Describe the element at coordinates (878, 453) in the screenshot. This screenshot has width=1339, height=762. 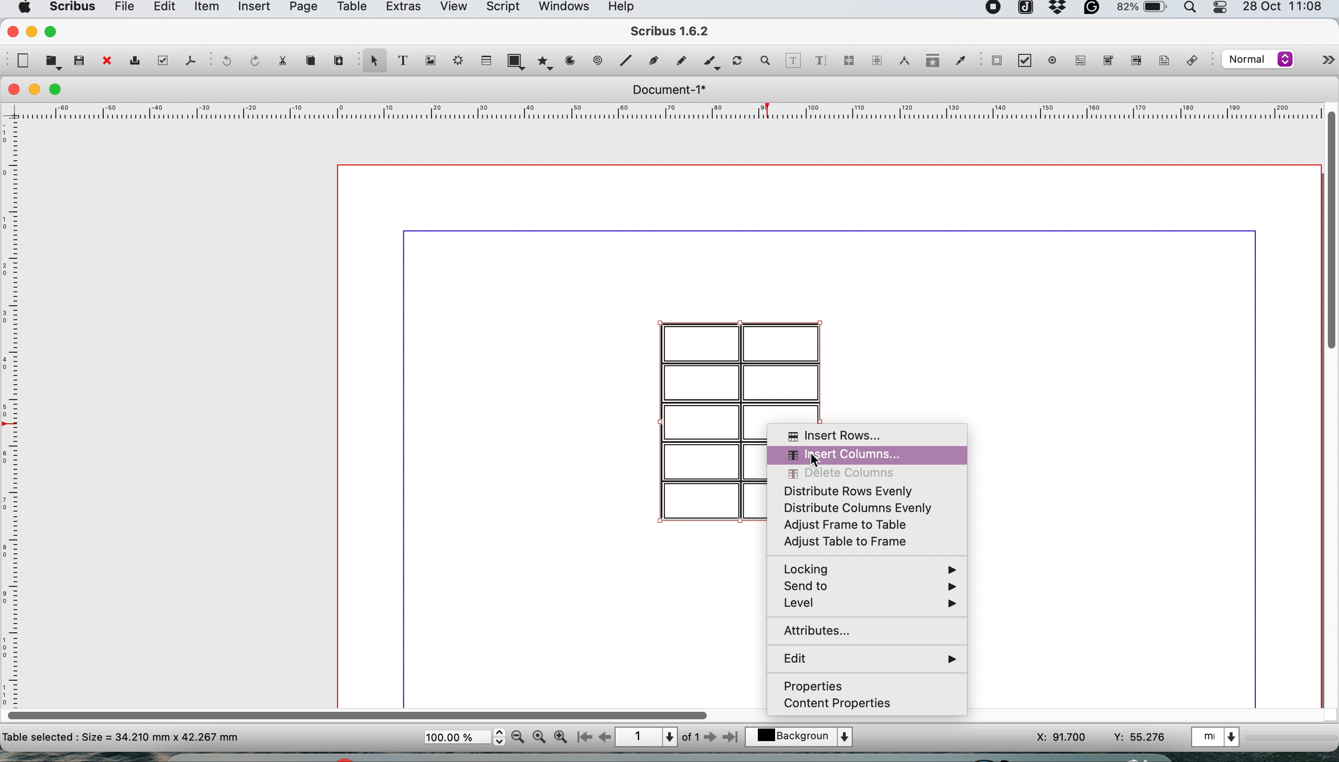
I see `insert columns` at that location.